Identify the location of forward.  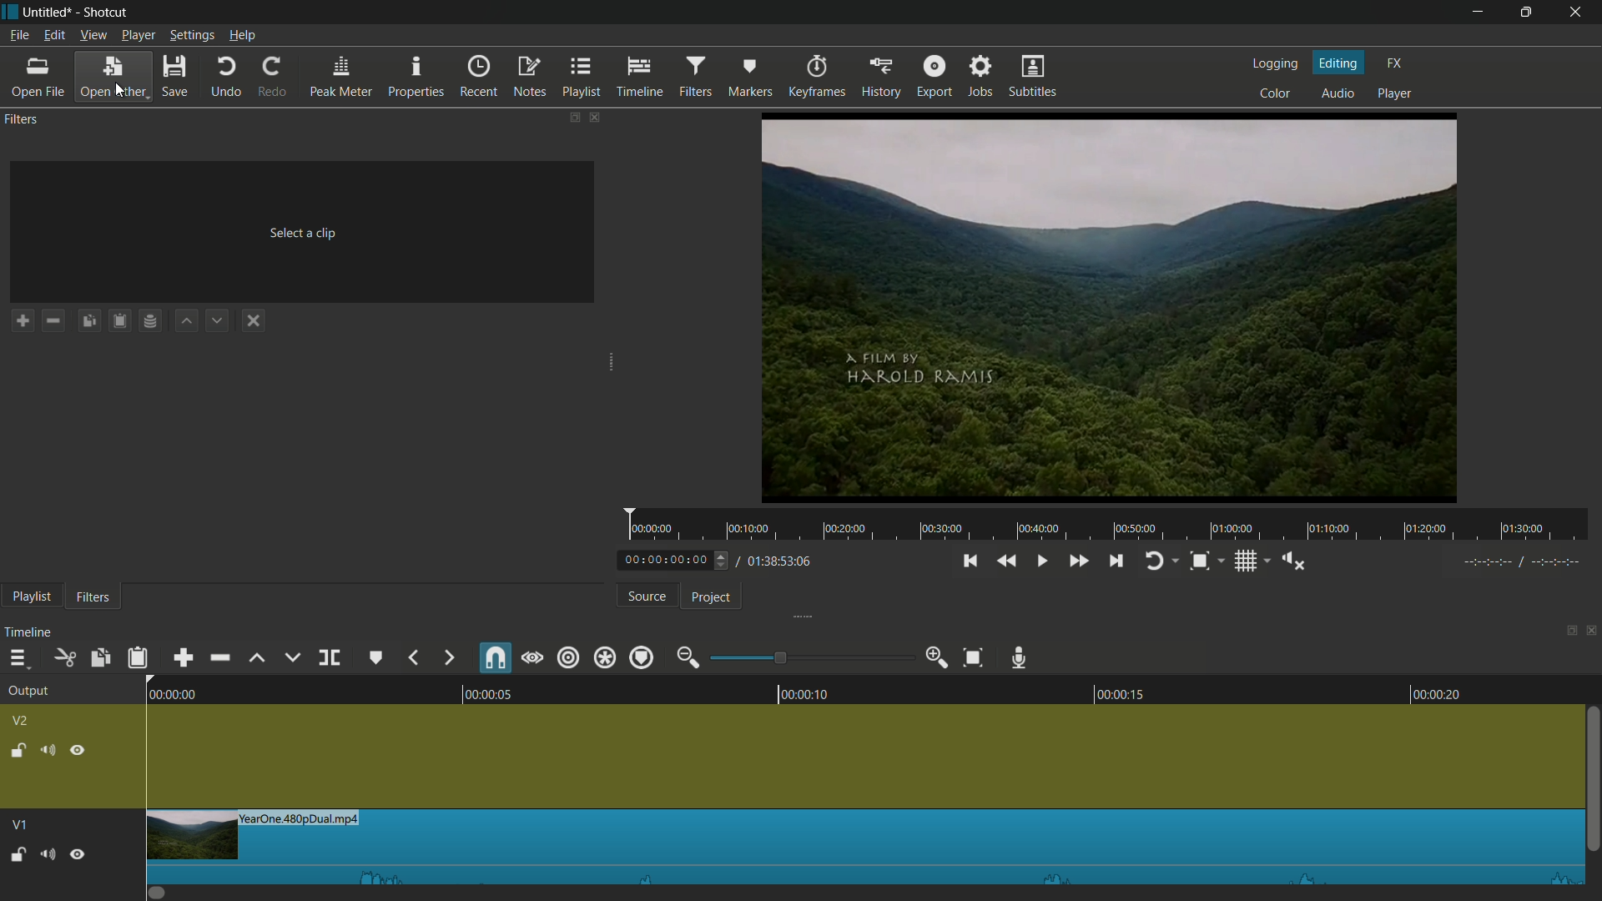
(448, 657).